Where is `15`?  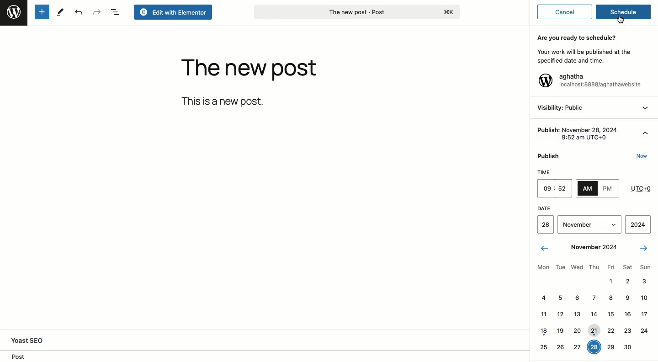
15 is located at coordinates (610, 314).